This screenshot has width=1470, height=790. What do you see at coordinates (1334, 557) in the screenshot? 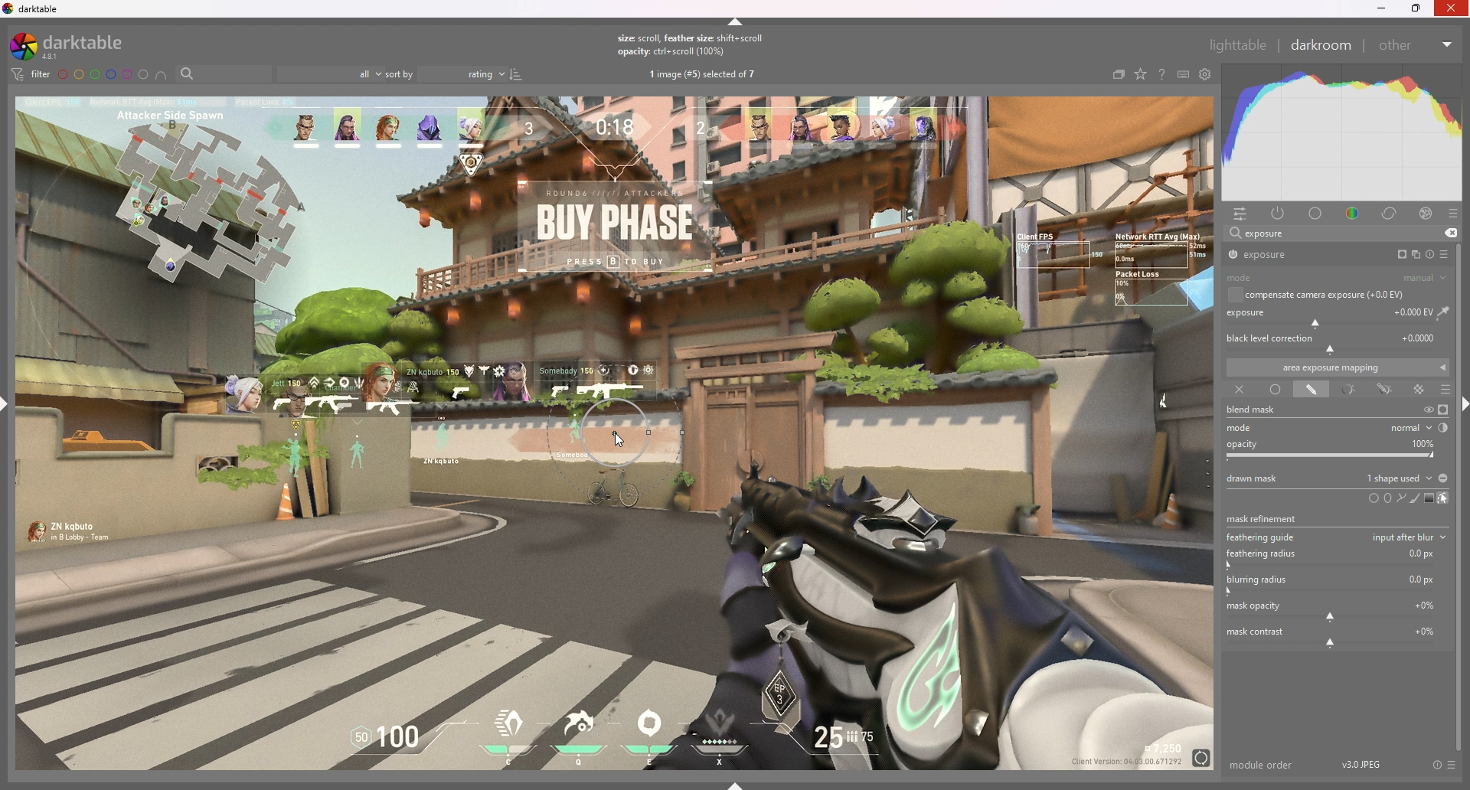
I see `feathuring` at bounding box center [1334, 557].